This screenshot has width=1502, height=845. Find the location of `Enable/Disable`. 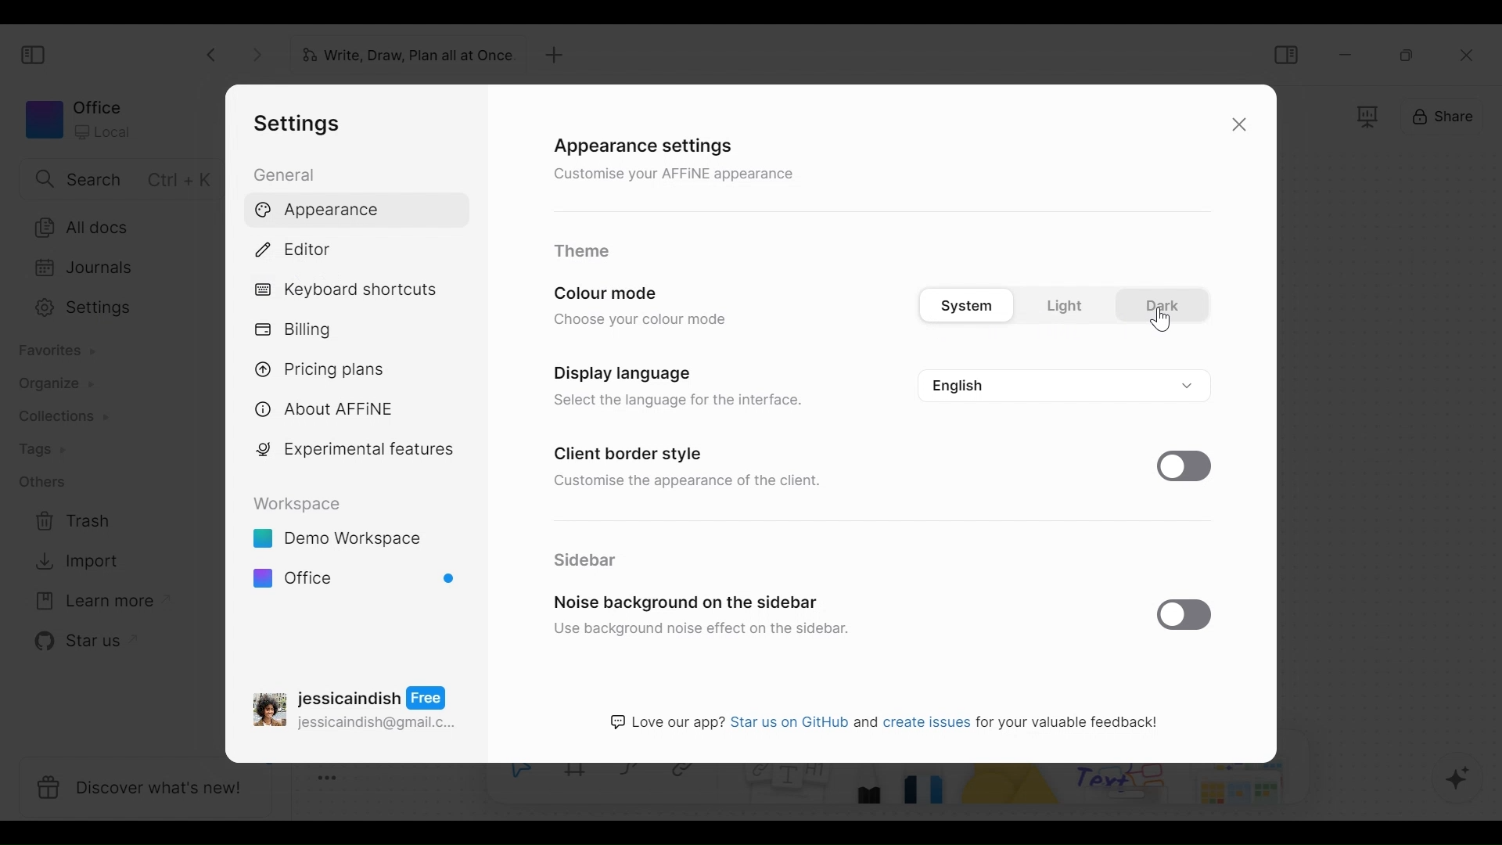

Enable/Disable is located at coordinates (1184, 465).